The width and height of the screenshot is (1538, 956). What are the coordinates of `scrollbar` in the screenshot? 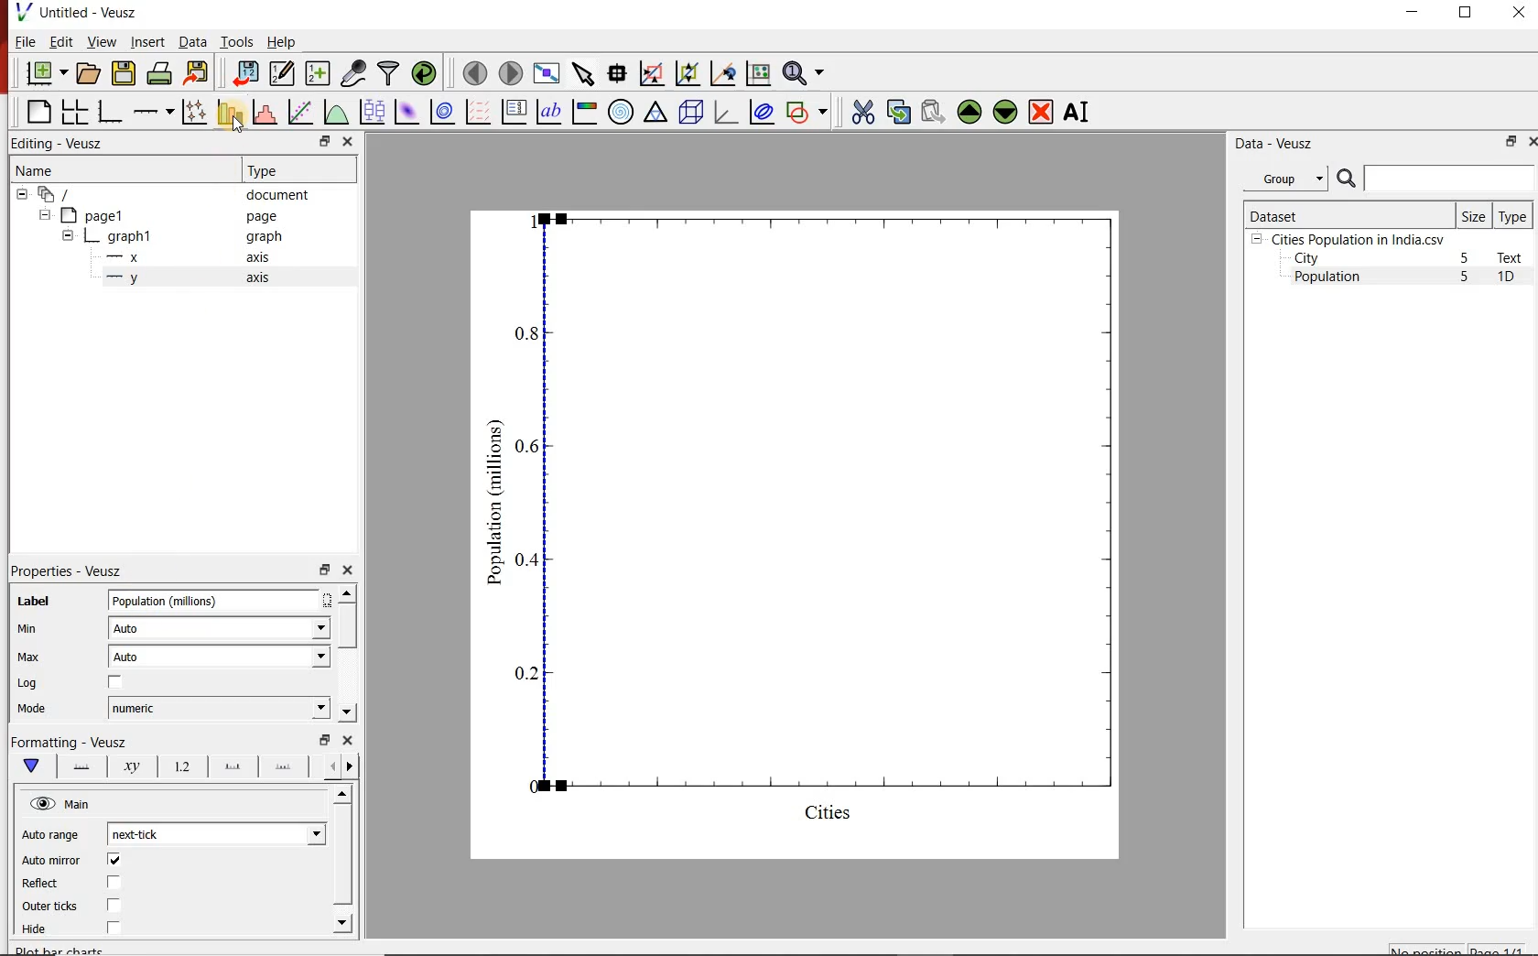 It's located at (344, 861).